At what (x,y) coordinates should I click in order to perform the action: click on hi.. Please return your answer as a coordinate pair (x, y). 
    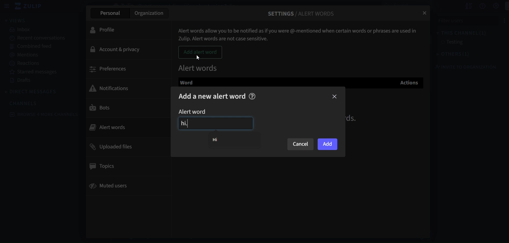
    Looking at the image, I should click on (215, 124).